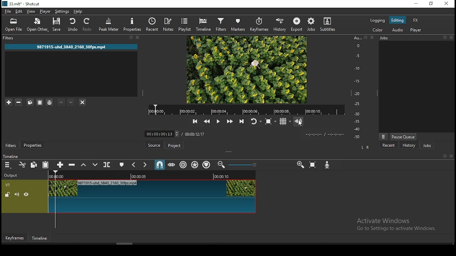  I want to click on bookmark, so click(444, 156).